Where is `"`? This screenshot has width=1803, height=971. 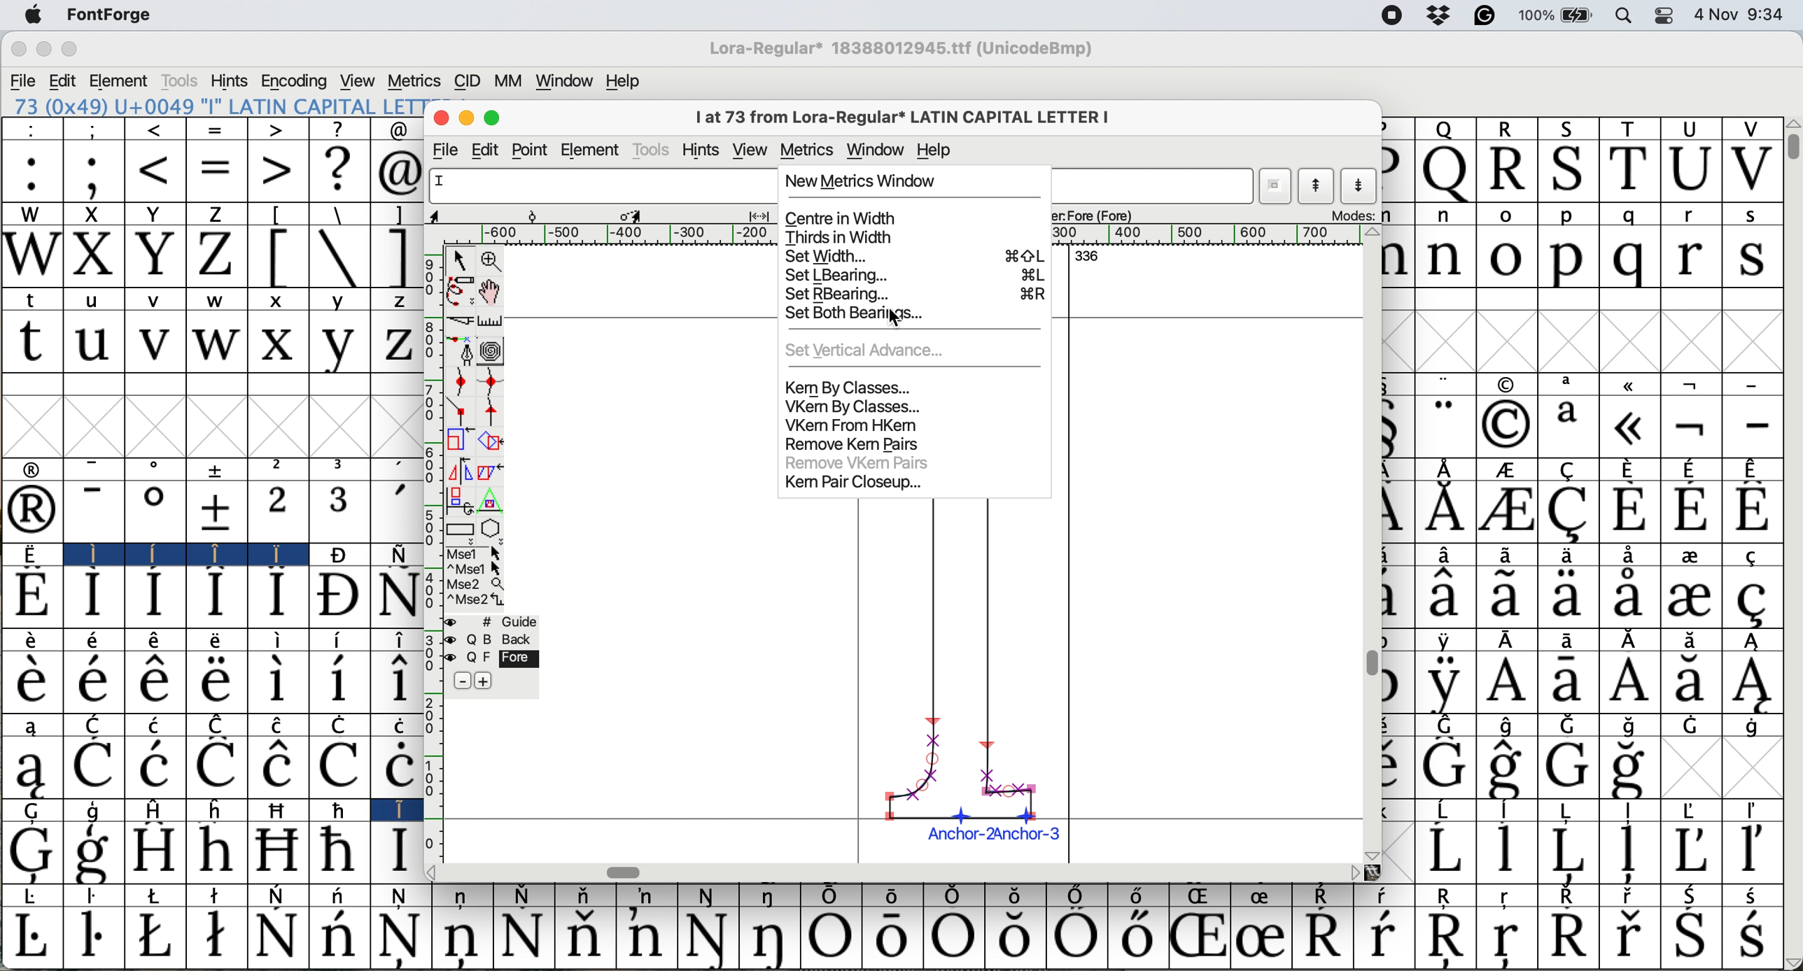
" is located at coordinates (1447, 383).